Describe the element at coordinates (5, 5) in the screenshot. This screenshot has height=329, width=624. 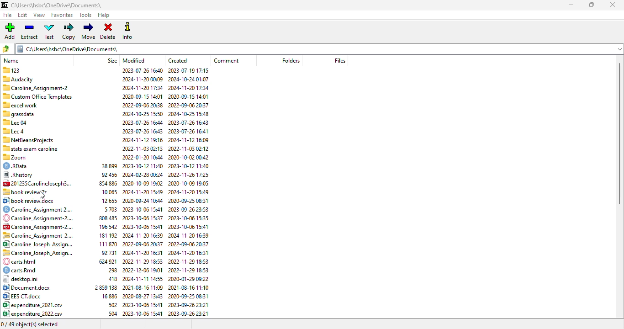
I see `logo` at that location.